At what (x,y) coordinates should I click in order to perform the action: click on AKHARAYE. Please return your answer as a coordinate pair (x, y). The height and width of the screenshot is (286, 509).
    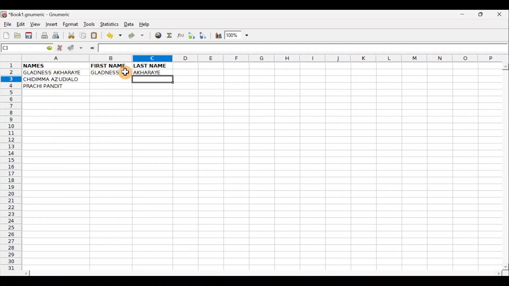
    Looking at the image, I should click on (153, 72).